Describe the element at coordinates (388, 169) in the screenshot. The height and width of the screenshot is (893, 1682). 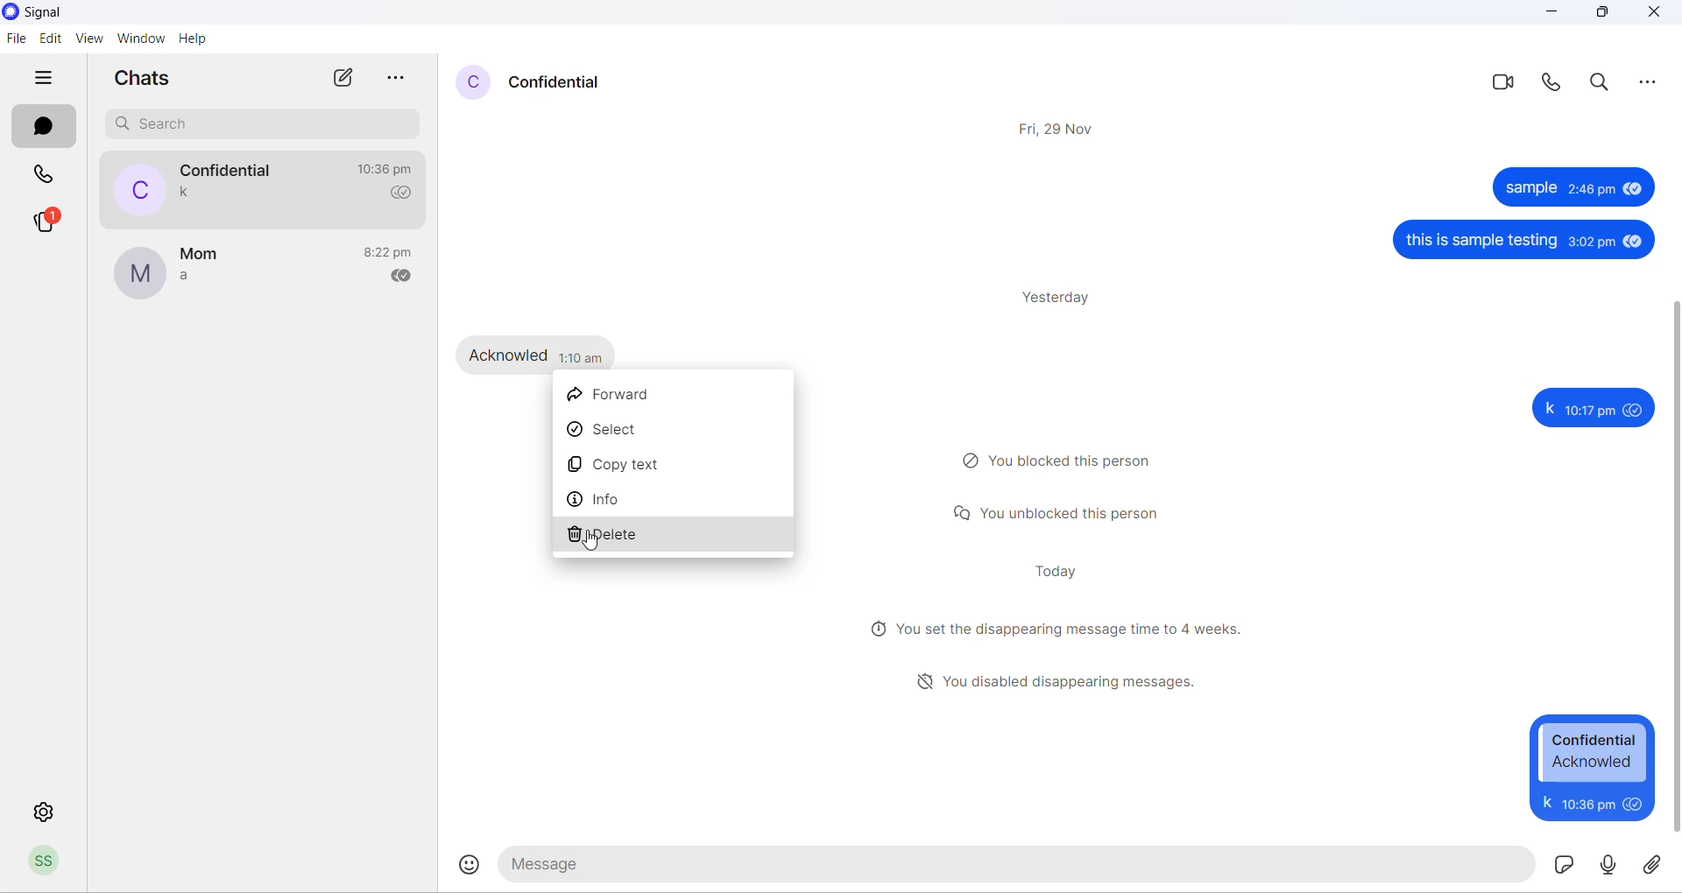
I see `last message time` at that location.